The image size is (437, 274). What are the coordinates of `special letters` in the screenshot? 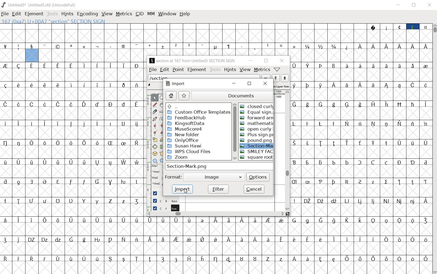 It's located at (361, 123).